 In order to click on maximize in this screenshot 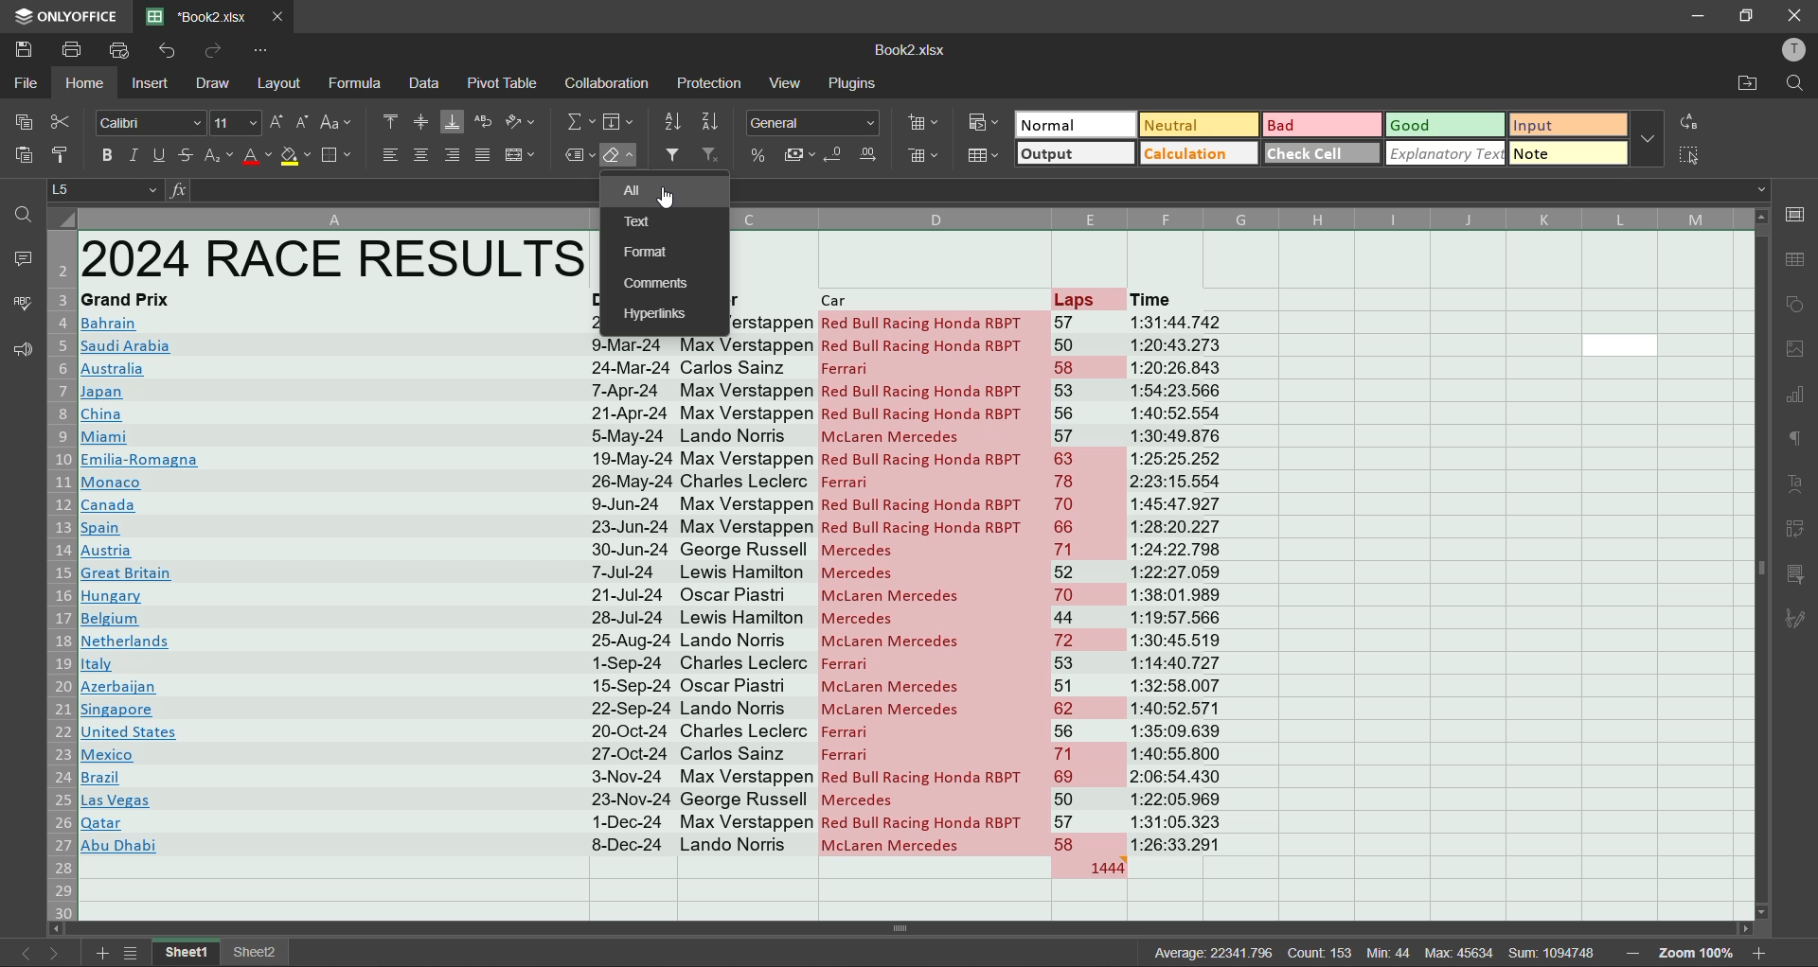, I will do `click(1745, 16)`.